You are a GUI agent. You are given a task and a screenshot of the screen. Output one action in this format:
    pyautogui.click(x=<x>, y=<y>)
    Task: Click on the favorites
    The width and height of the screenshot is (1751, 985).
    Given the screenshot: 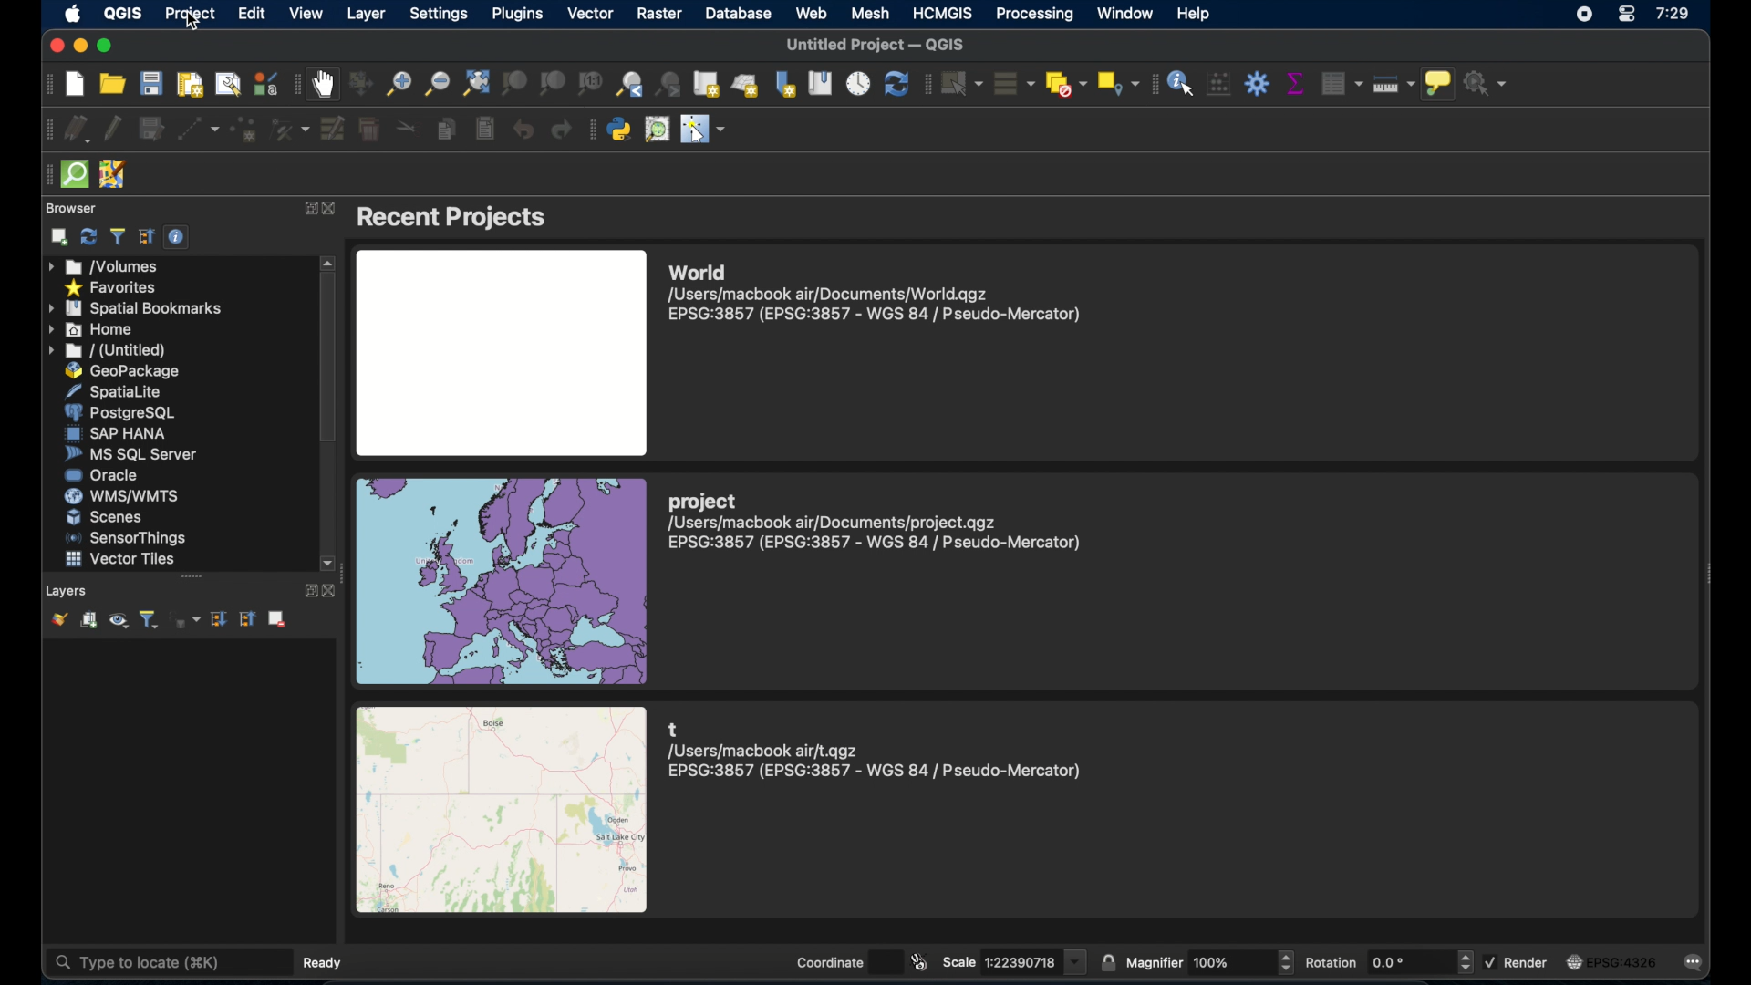 What is the action you would take?
    pyautogui.click(x=112, y=287)
    